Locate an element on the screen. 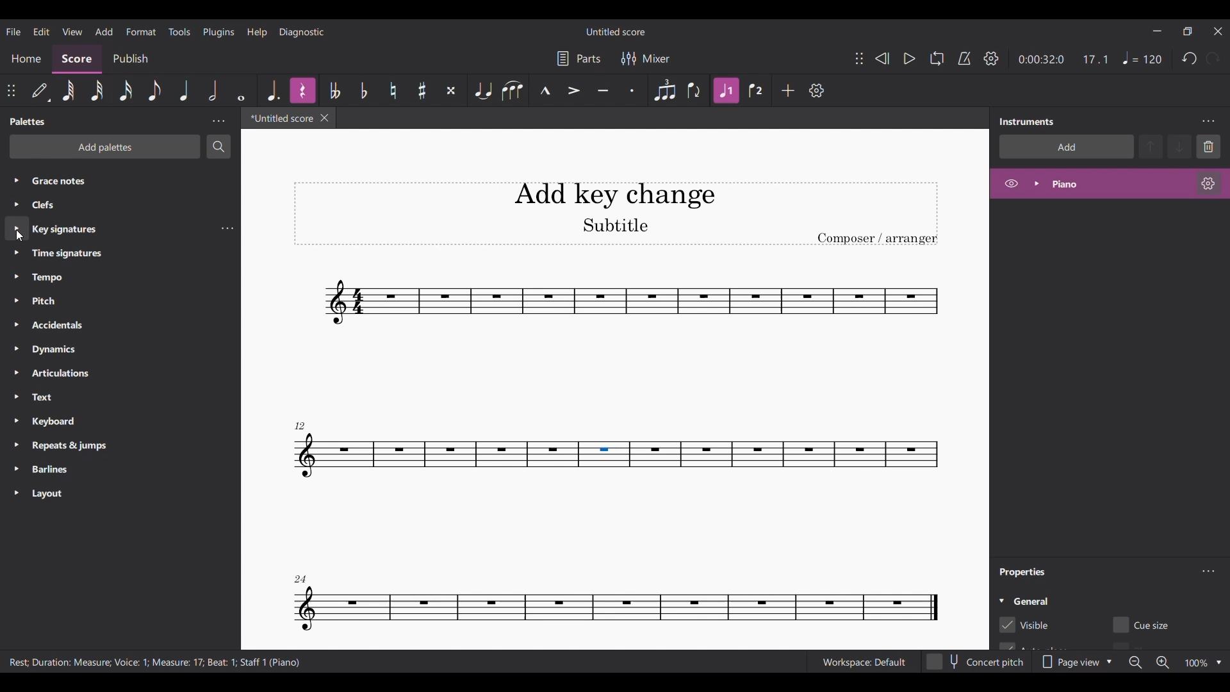  Zoom out is located at coordinates (1135, 663).